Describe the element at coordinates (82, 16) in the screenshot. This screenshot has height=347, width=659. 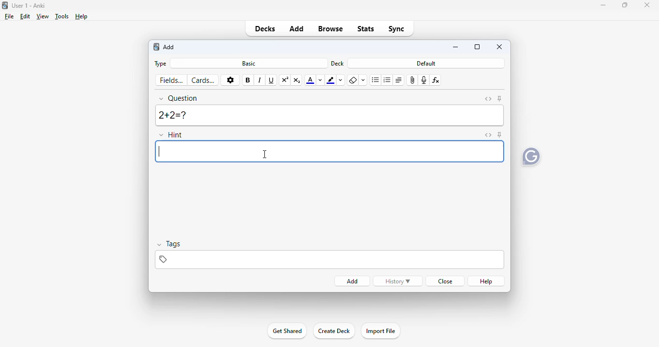
I see `help` at that location.